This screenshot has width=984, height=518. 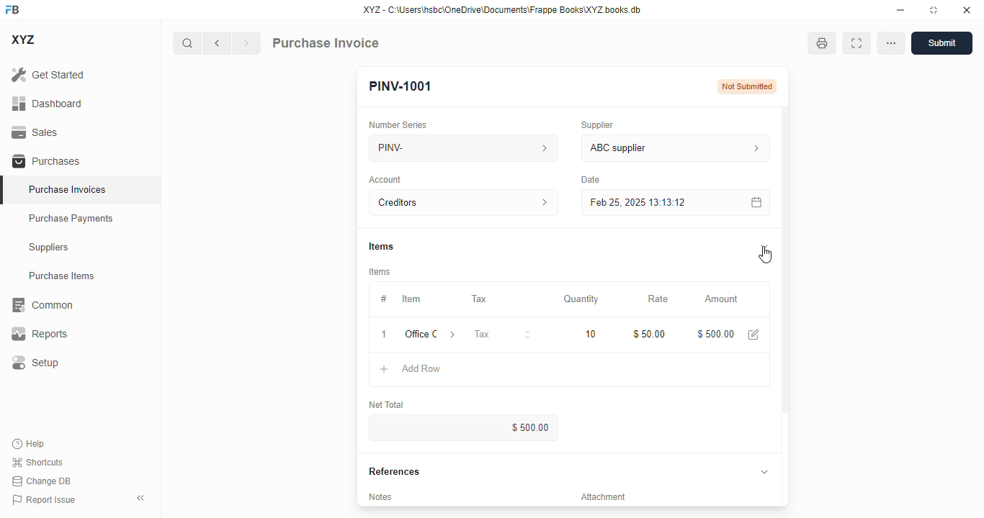 What do you see at coordinates (650, 334) in the screenshot?
I see `$50.00` at bounding box center [650, 334].